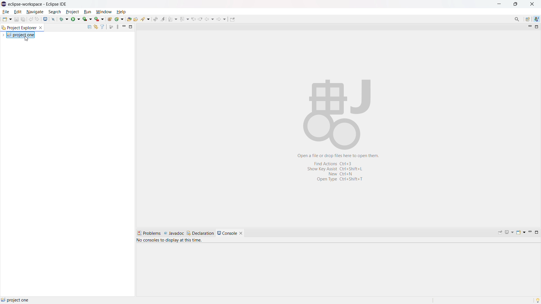 This screenshot has width=541, height=304. What do you see at coordinates (209, 19) in the screenshot?
I see `back` at bounding box center [209, 19].